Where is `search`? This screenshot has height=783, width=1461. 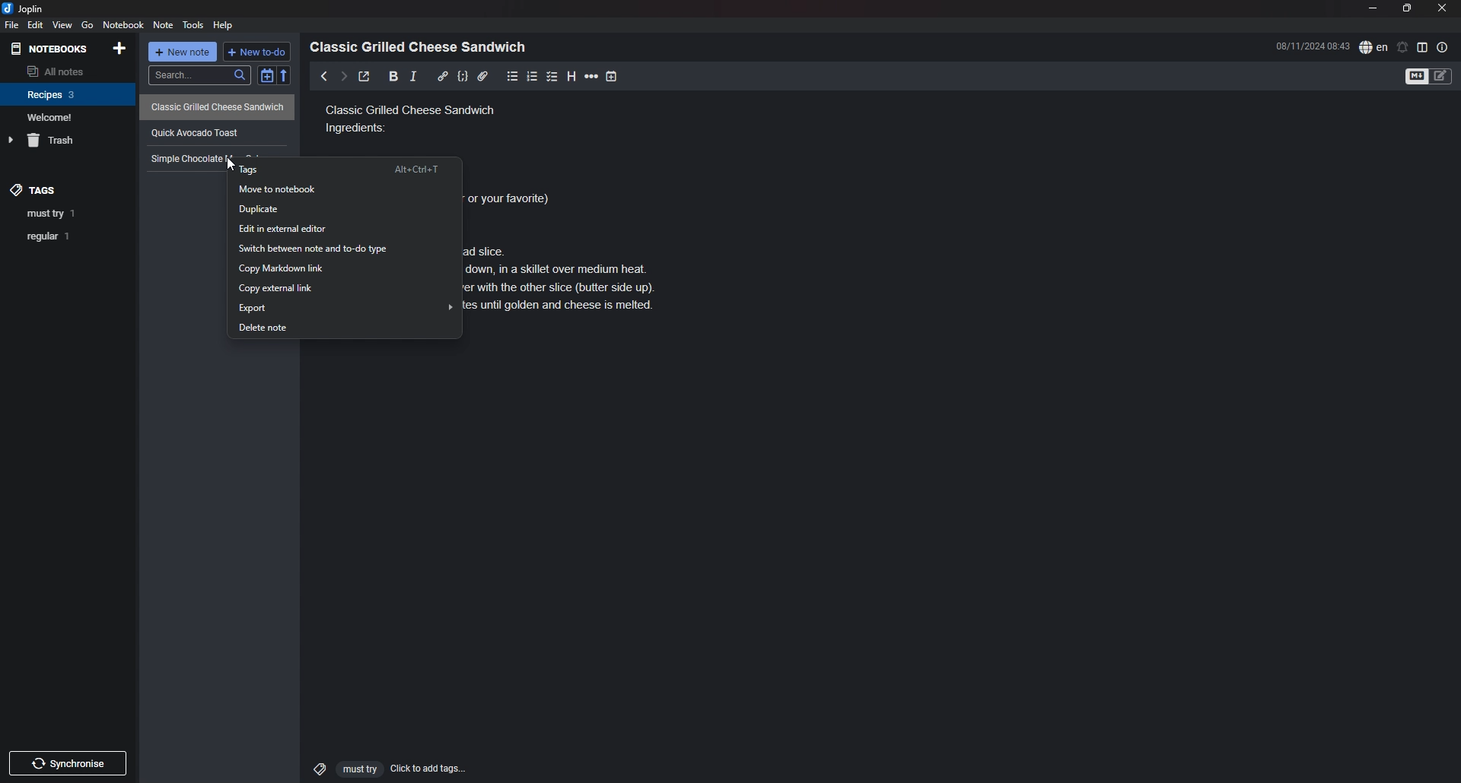
search is located at coordinates (199, 75).